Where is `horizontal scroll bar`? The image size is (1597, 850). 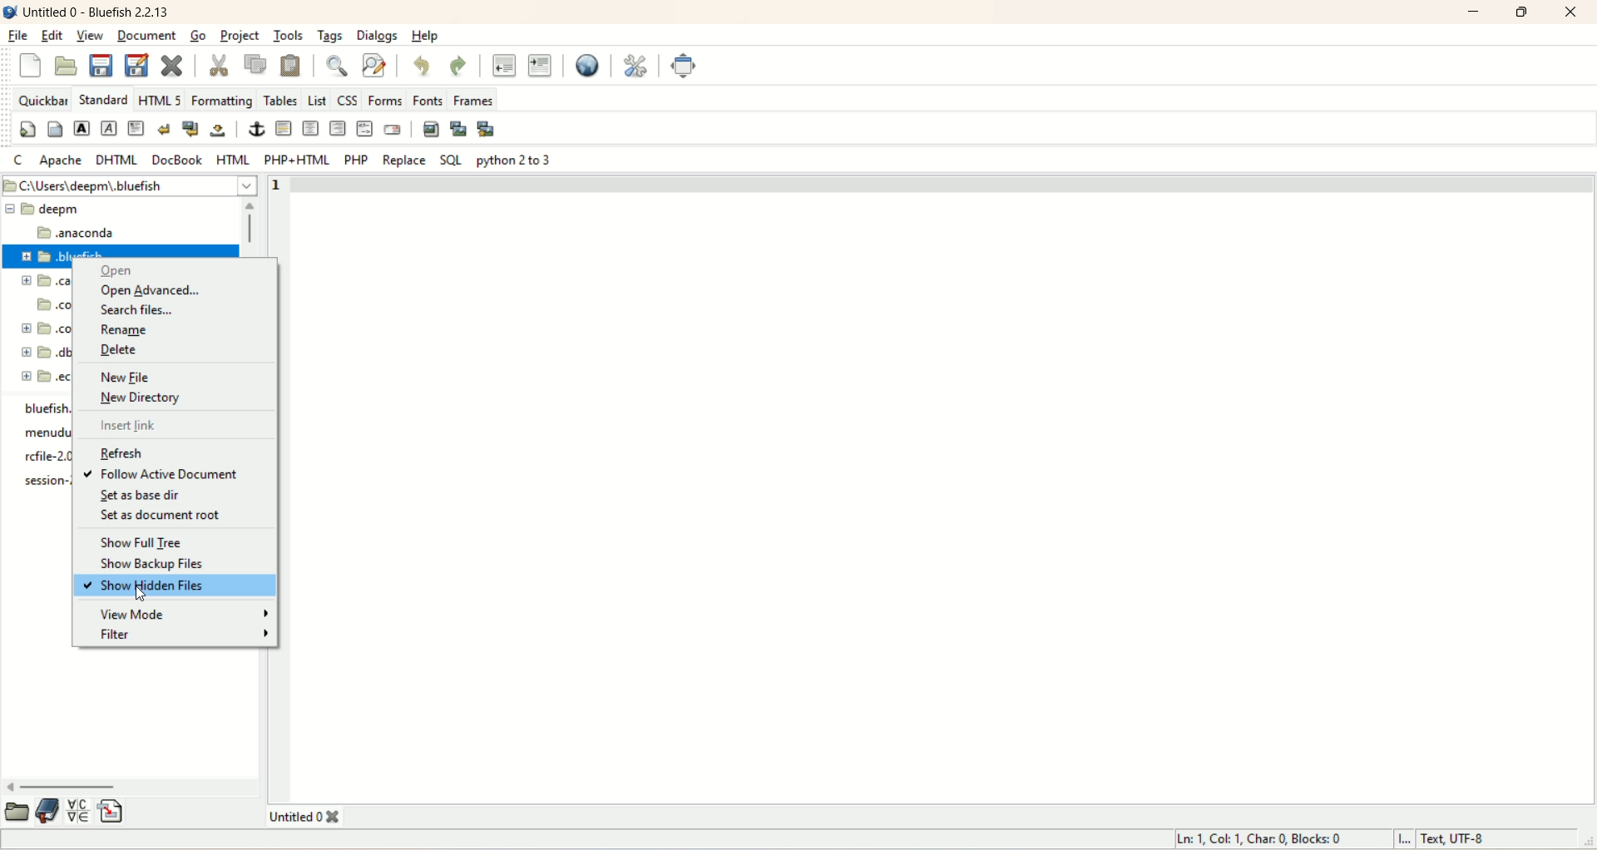 horizontal scroll bar is located at coordinates (131, 783).